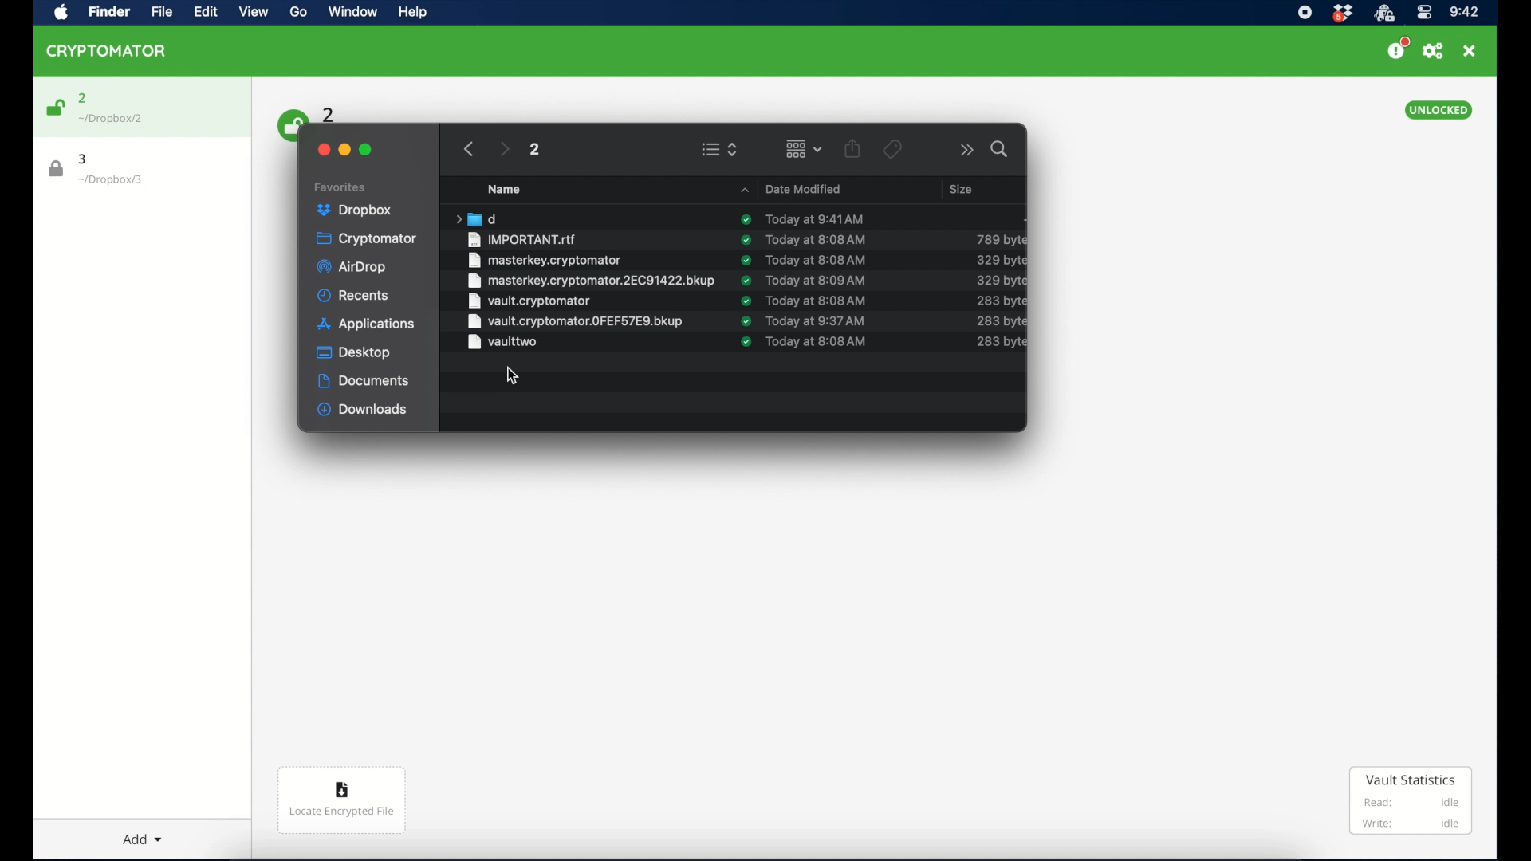 This screenshot has width=1531, height=861. What do you see at coordinates (1411, 802) in the screenshot?
I see `vault statistics` at bounding box center [1411, 802].